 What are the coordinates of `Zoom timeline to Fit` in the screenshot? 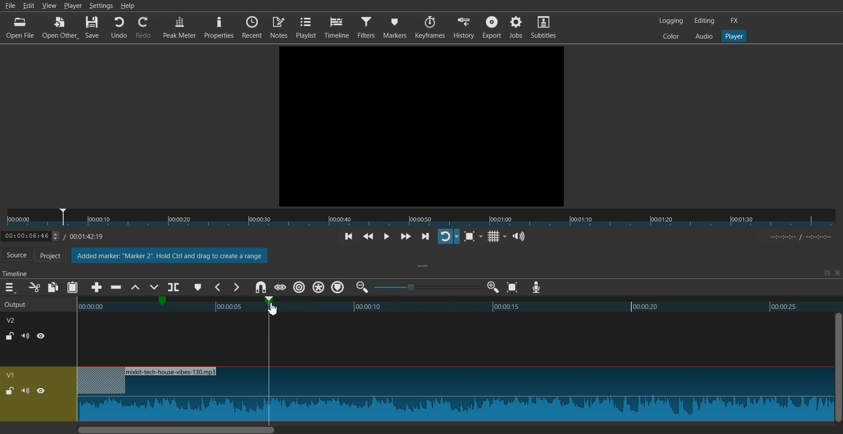 It's located at (512, 287).